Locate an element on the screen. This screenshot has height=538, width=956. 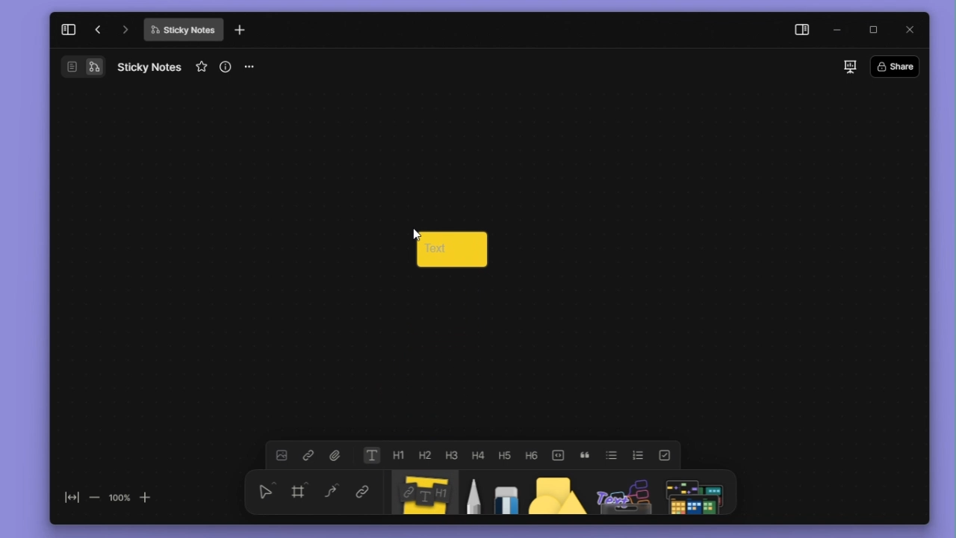
attachment is located at coordinates (337, 457).